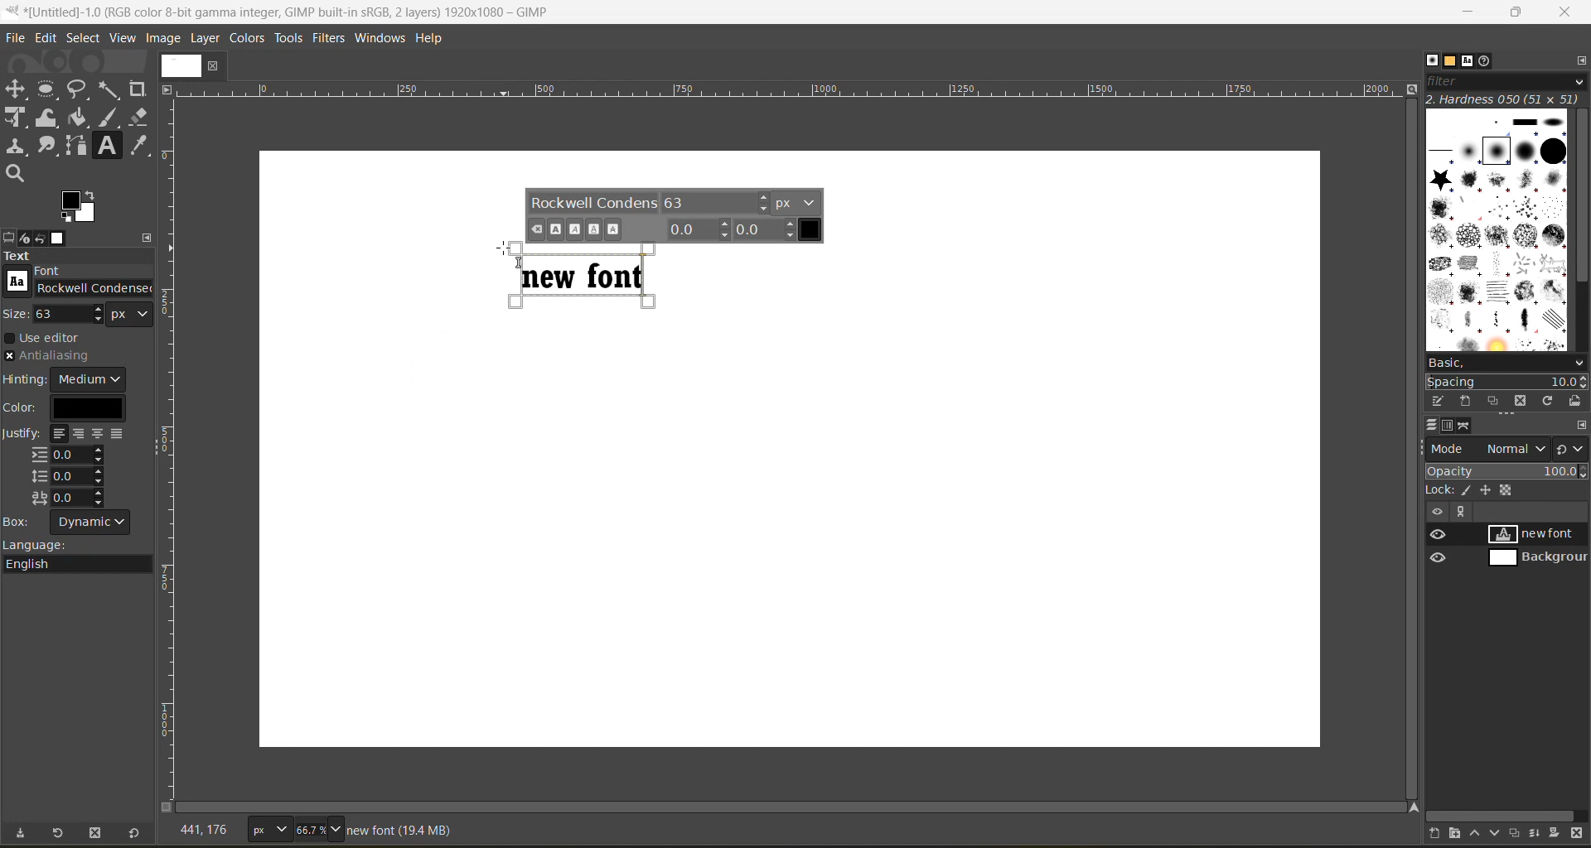 This screenshot has height=848, width=1591. Describe the element at coordinates (289, 41) in the screenshot. I see `tools` at that location.